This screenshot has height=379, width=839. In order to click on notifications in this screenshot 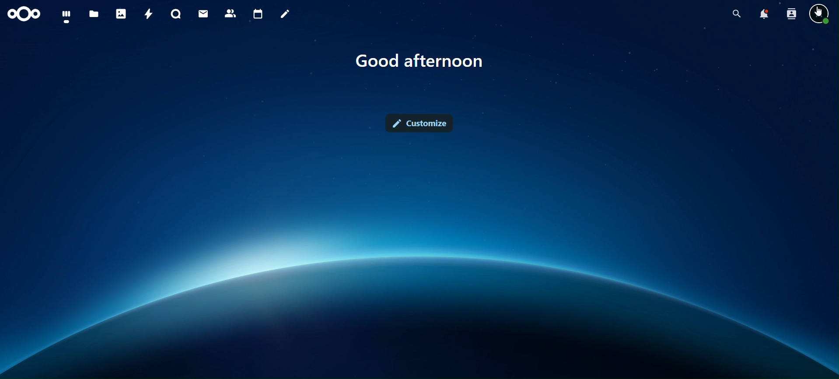, I will do `click(760, 14)`.